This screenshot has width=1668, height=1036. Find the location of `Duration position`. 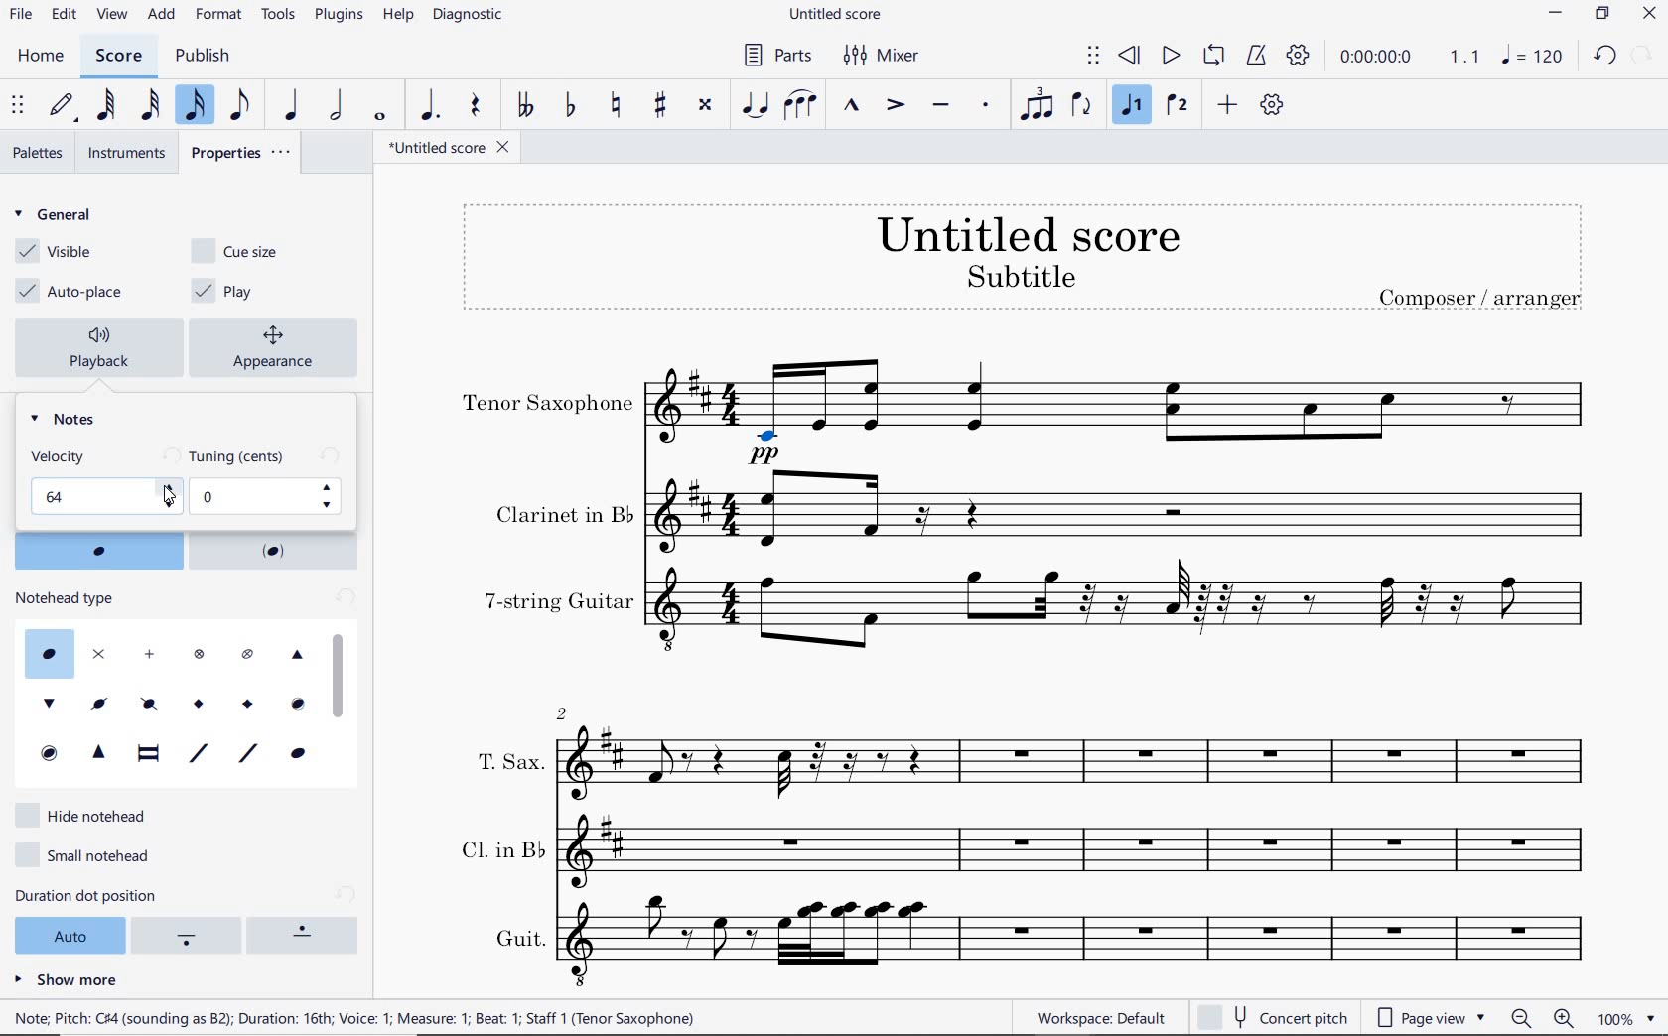

Duration position is located at coordinates (307, 935).